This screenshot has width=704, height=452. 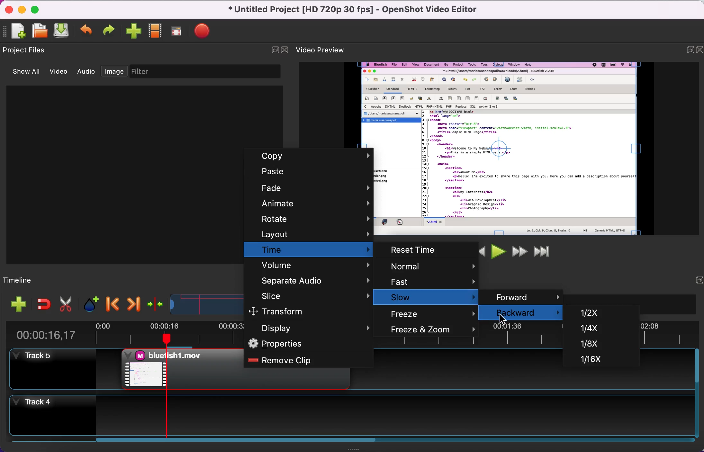 What do you see at coordinates (518, 251) in the screenshot?
I see `fast forward` at bounding box center [518, 251].